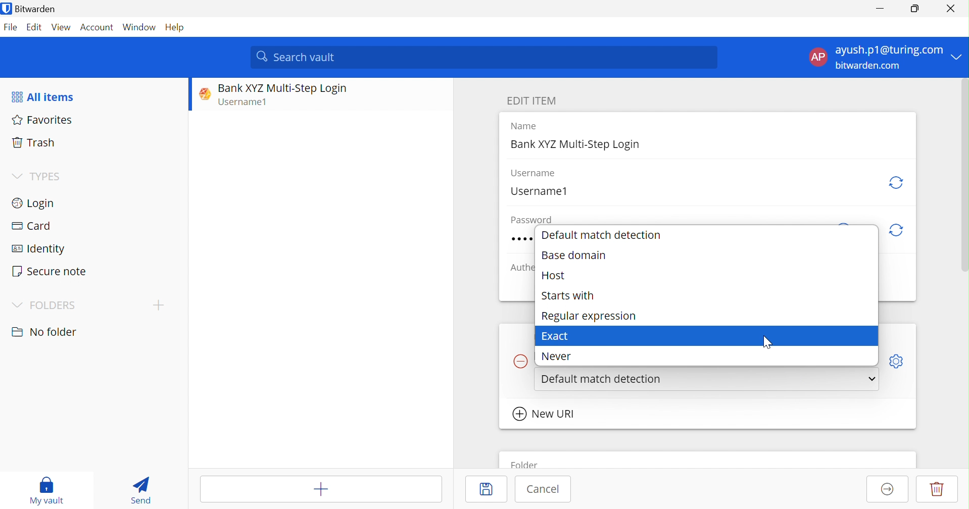 The image size is (969, 509). I want to click on Default match detection, so click(604, 378).